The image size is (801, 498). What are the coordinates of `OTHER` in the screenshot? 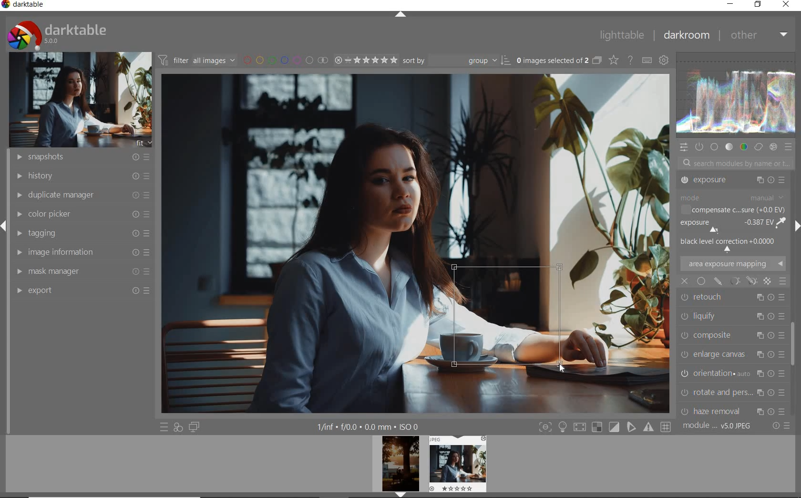 It's located at (760, 37).